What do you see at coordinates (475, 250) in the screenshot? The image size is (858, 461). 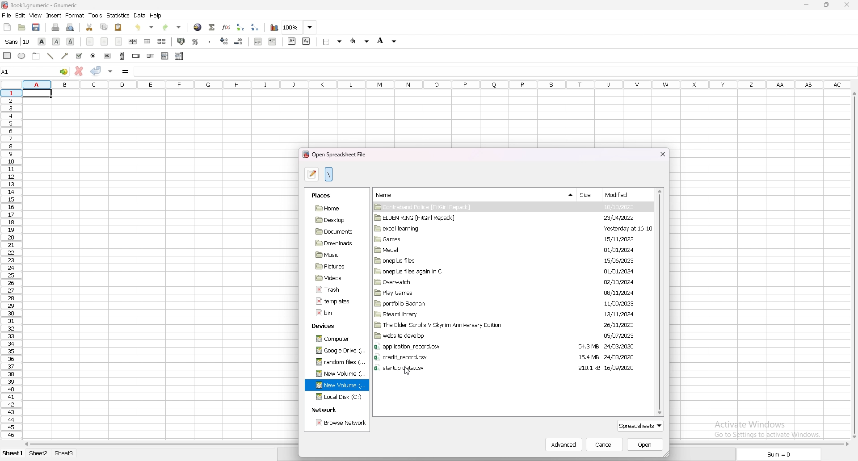 I see `folder` at bounding box center [475, 250].